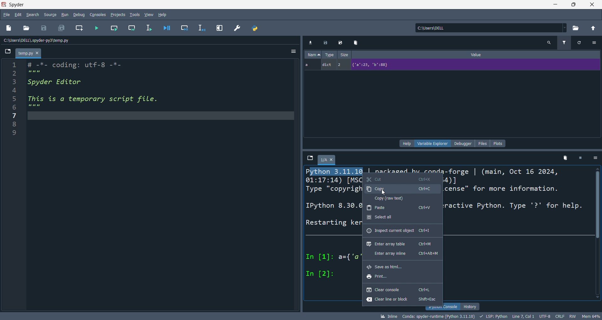 The image size is (602, 320). Describe the element at coordinates (293, 52) in the screenshot. I see `options` at that location.